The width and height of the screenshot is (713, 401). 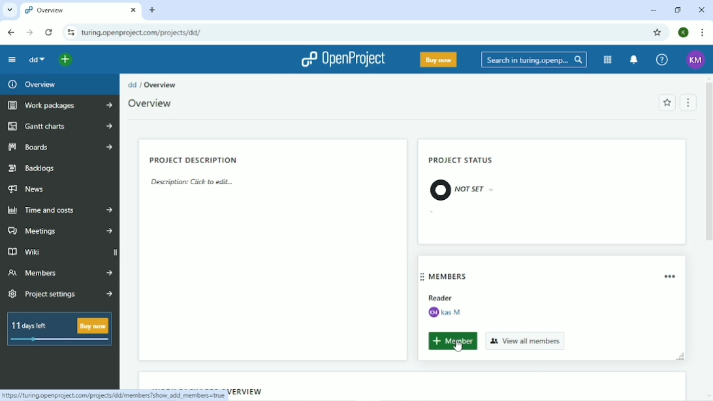 What do you see at coordinates (48, 31) in the screenshot?
I see `Reload this page` at bounding box center [48, 31].